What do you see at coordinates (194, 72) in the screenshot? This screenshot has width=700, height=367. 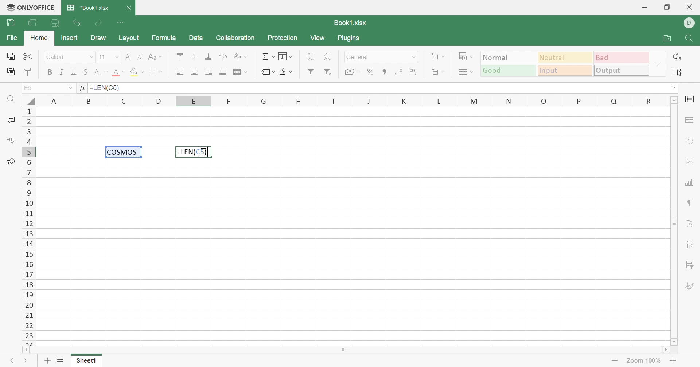 I see `Align center` at bounding box center [194, 72].